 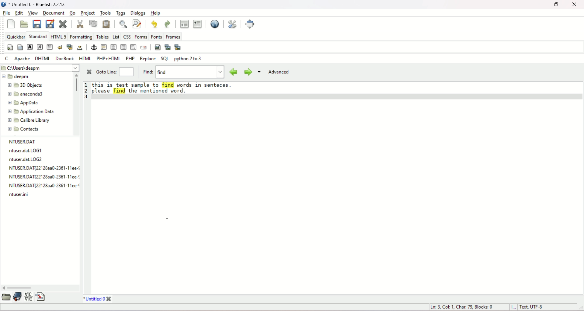 I want to click on HTML COMMENT, so click(x=133, y=47).